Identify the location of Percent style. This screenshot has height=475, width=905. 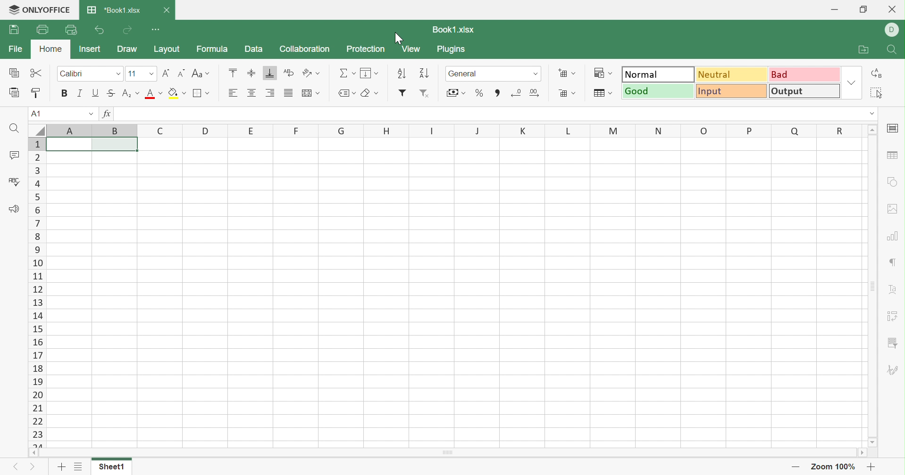
(477, 94).